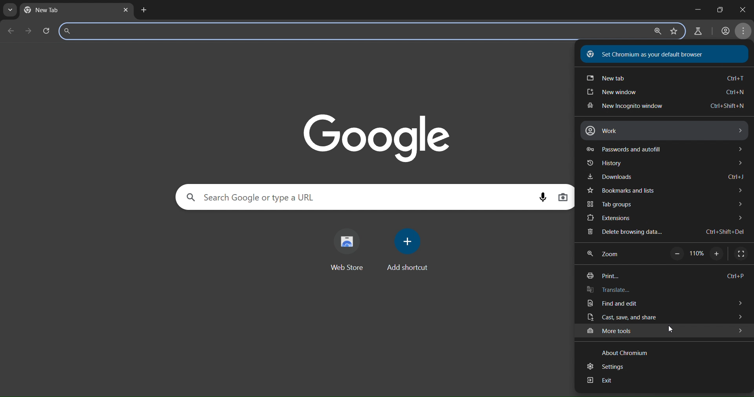  I want to click on add shortcut, so click(410, 249).